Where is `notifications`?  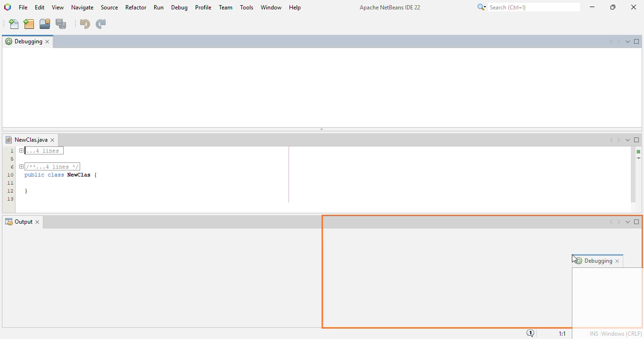
notifications is located at coordinates (531, 333).